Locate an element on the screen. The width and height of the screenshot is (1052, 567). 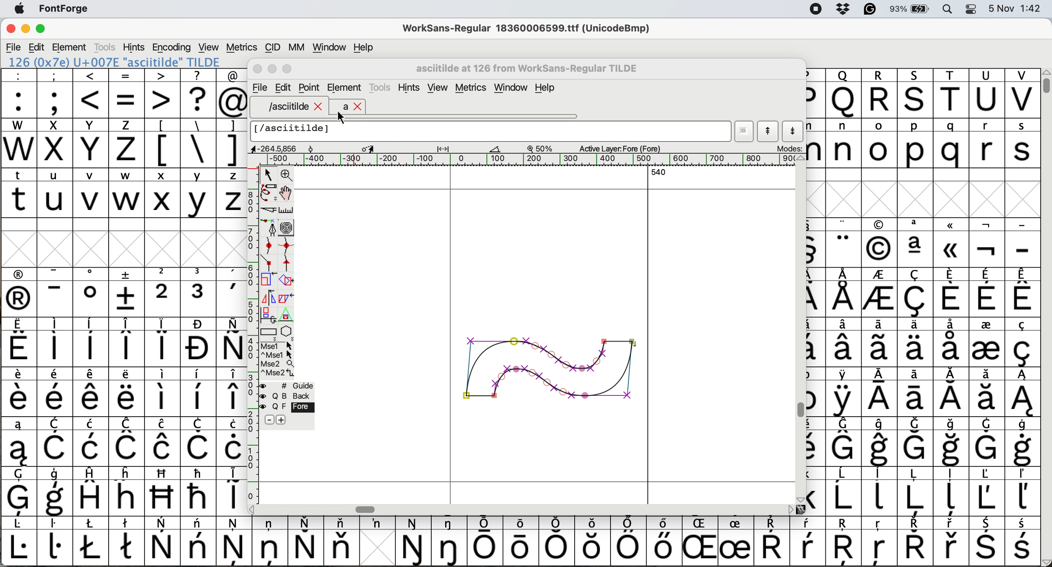
? is located at coordinates (198, 93).